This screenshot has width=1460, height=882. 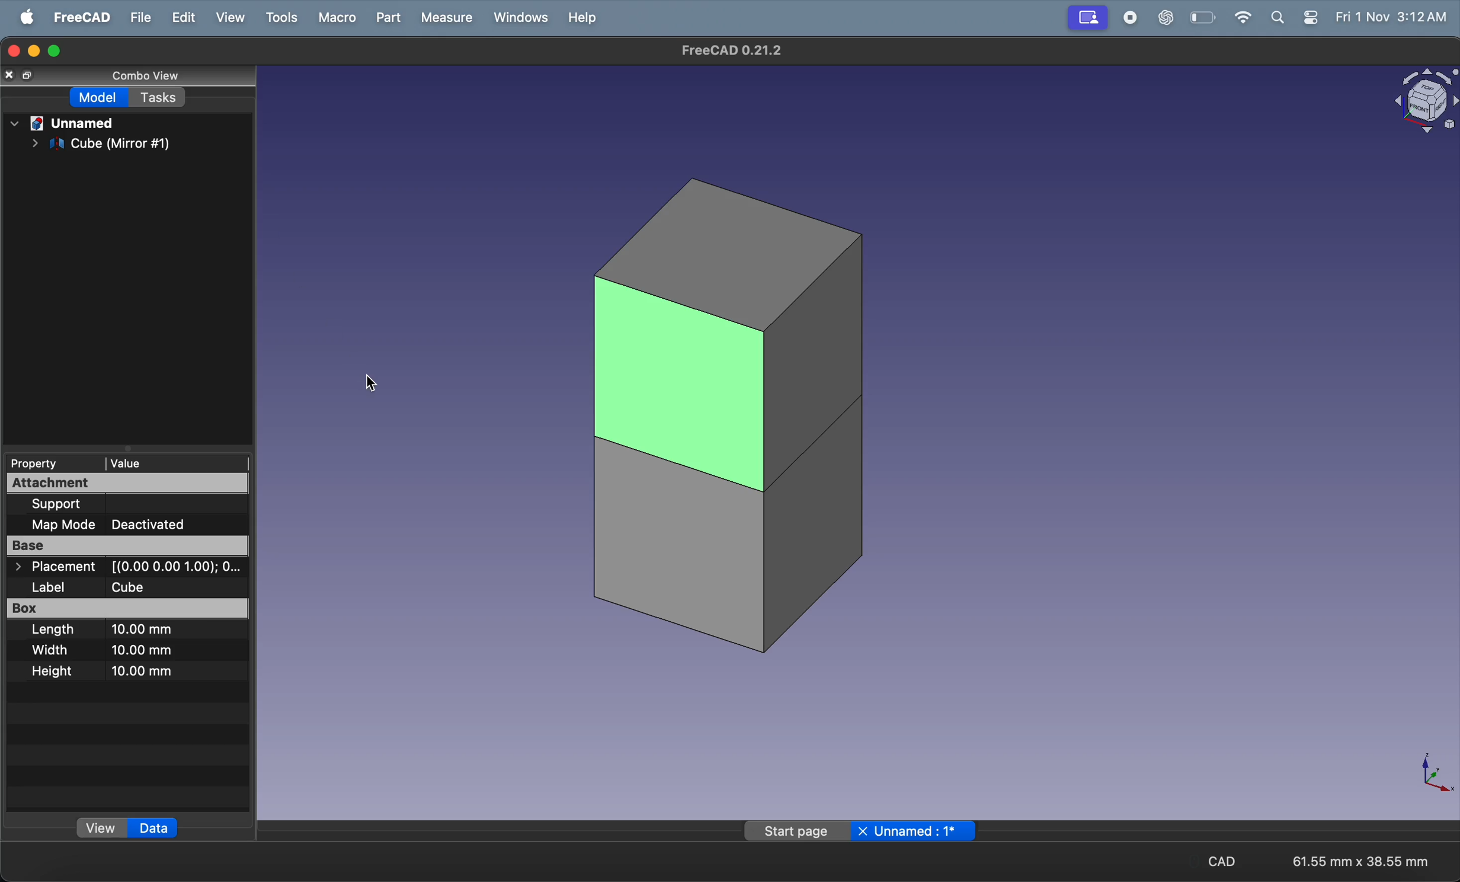 What do you see at coordinates (1308, 18) in the screenshot?
I see `settings` at bounding box center [1308, 18].